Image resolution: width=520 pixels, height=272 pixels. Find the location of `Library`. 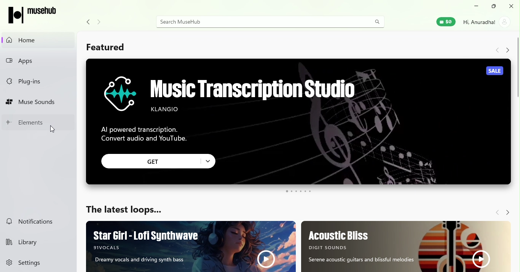

Library is located at coordinates (32, 241).